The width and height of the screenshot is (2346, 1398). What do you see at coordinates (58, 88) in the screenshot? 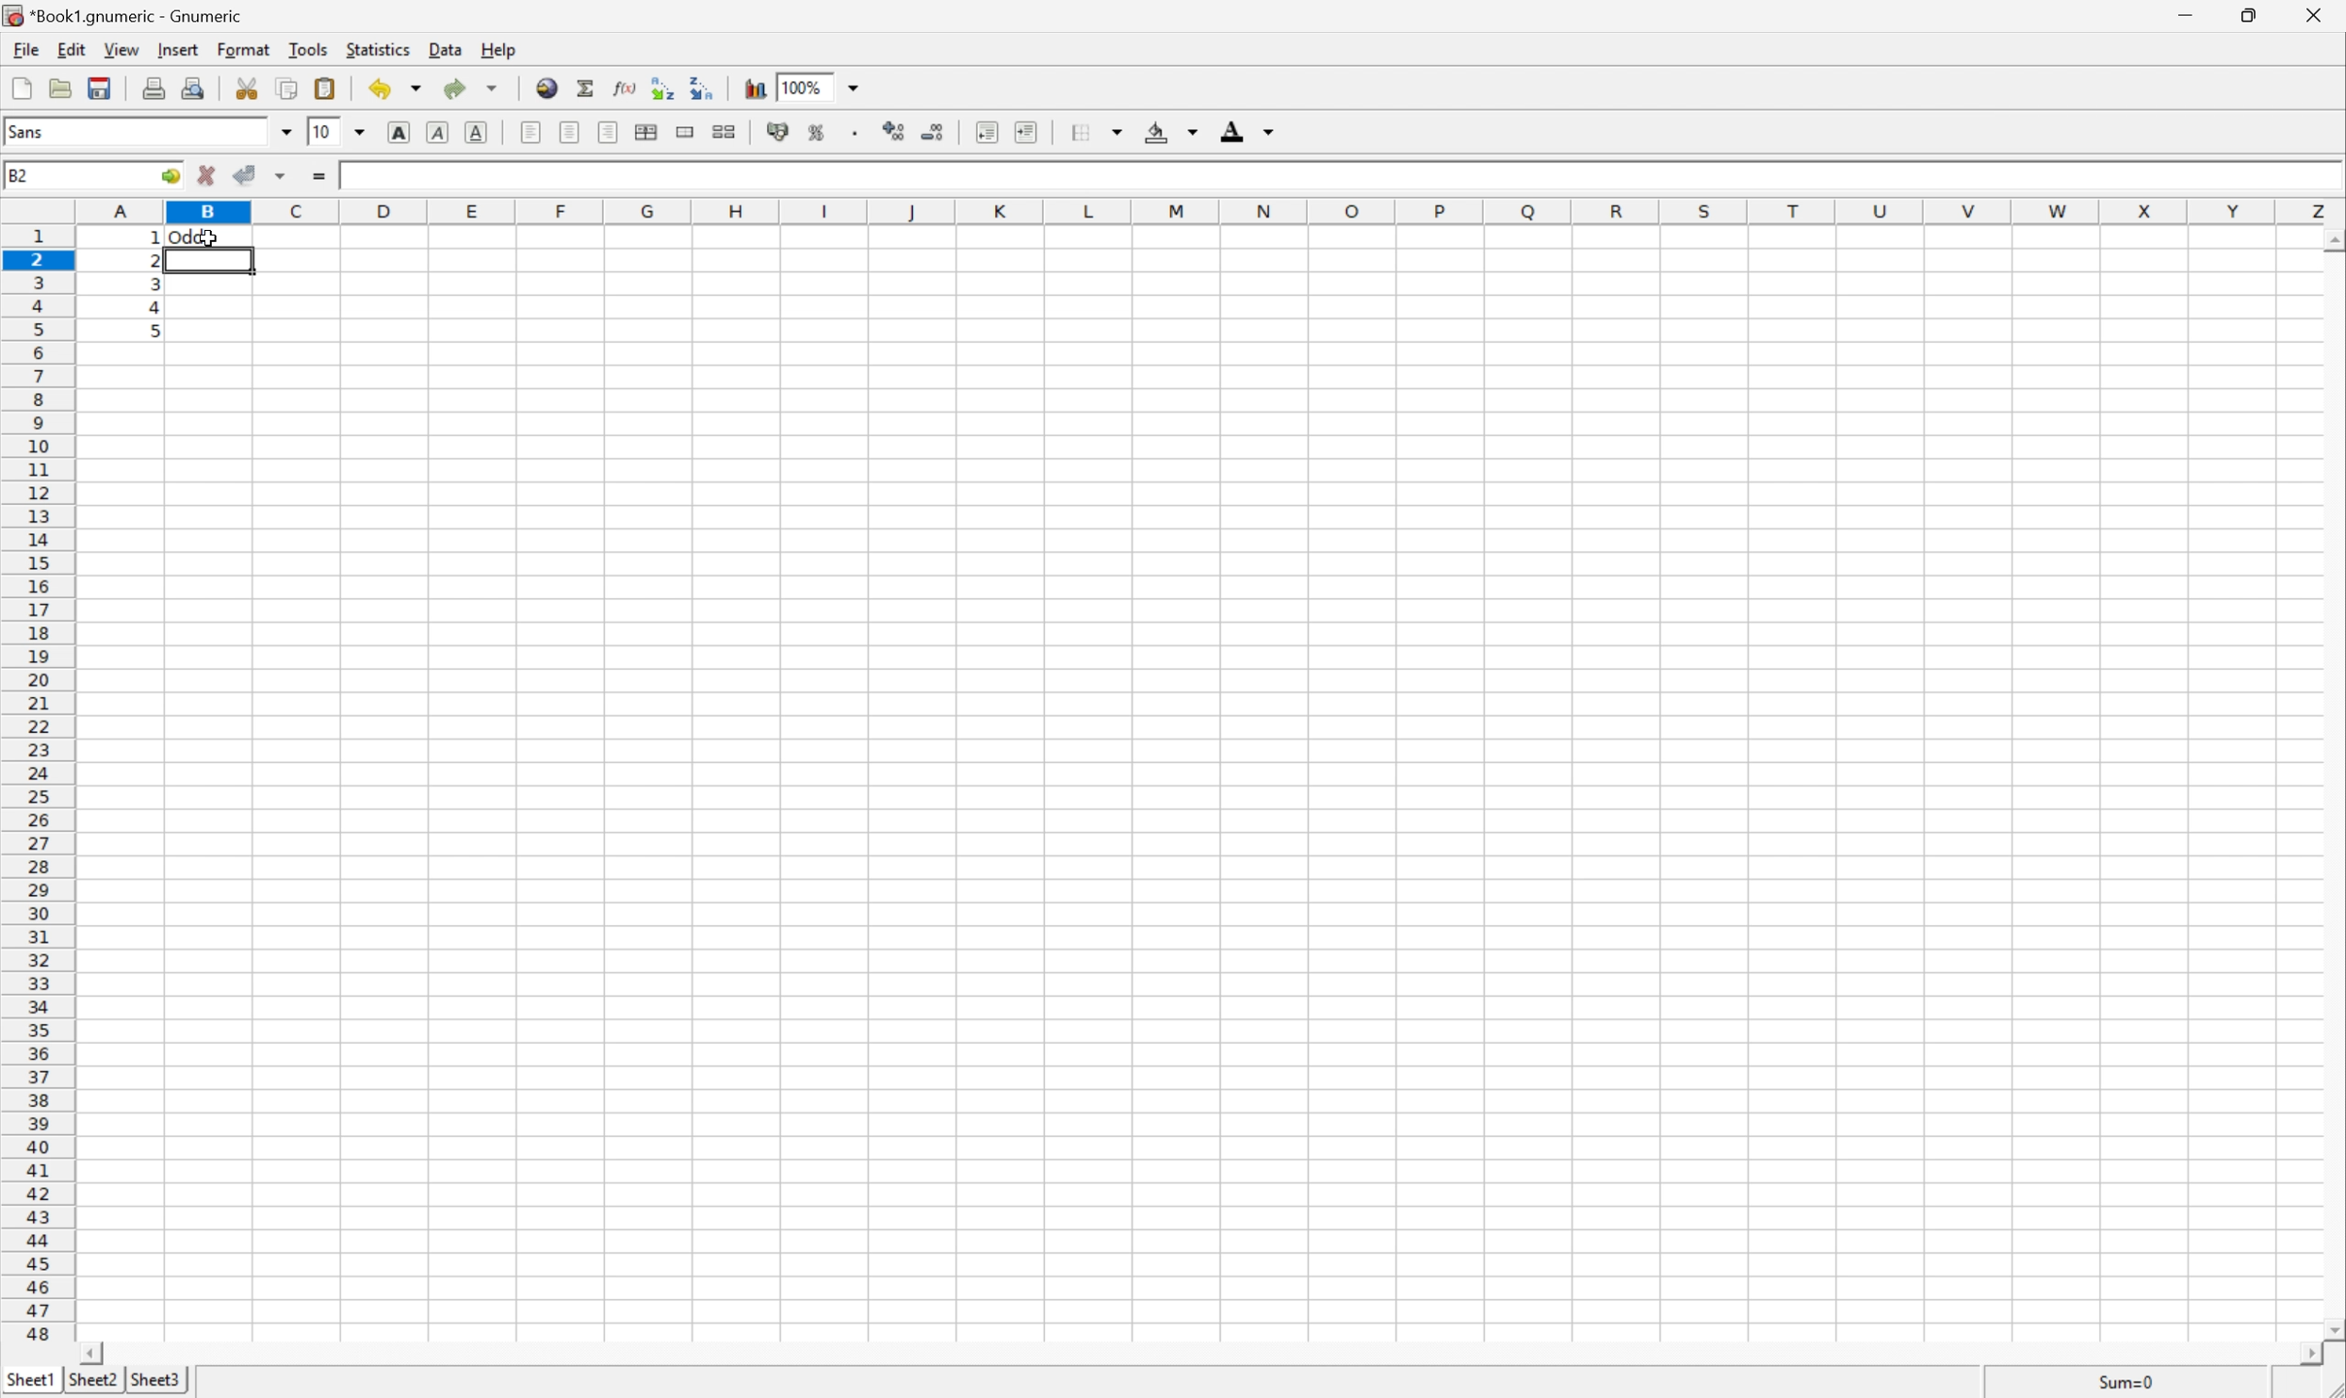
I see `Open a file` at bounding box center [58, 88].